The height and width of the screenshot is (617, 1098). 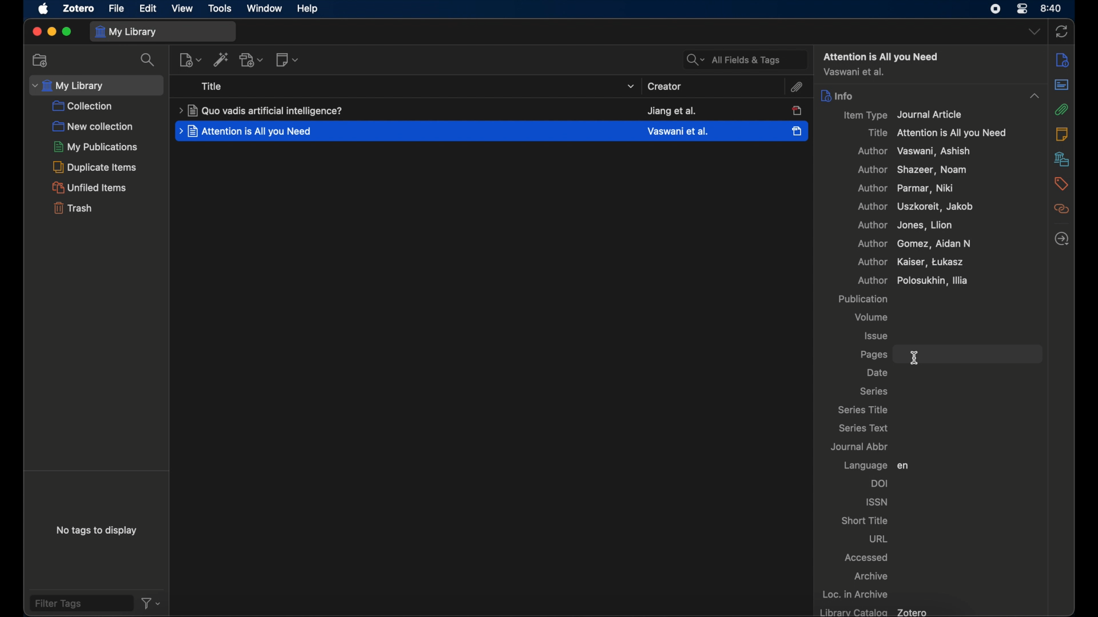 What do you see at coordinates (163, 31) in the screenshot?
I see `my library` at bounding box center [163, 31].